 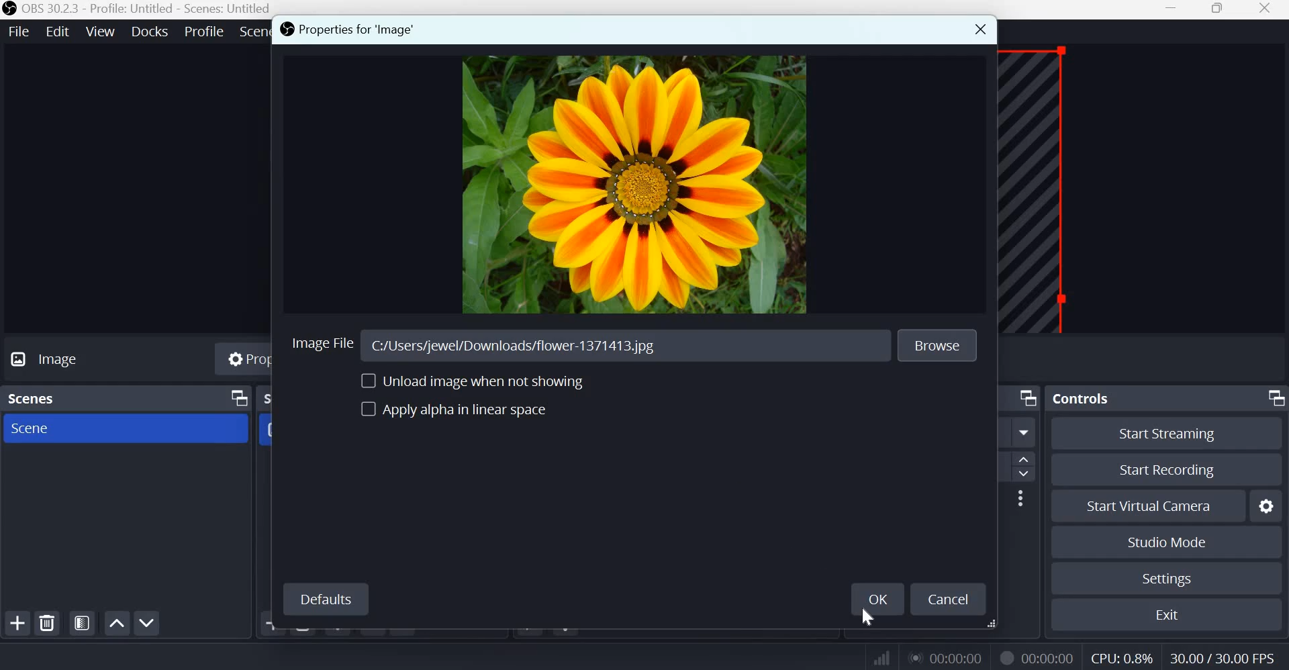 I want to click on Start virtual camera, so click(x=1159, y=504).